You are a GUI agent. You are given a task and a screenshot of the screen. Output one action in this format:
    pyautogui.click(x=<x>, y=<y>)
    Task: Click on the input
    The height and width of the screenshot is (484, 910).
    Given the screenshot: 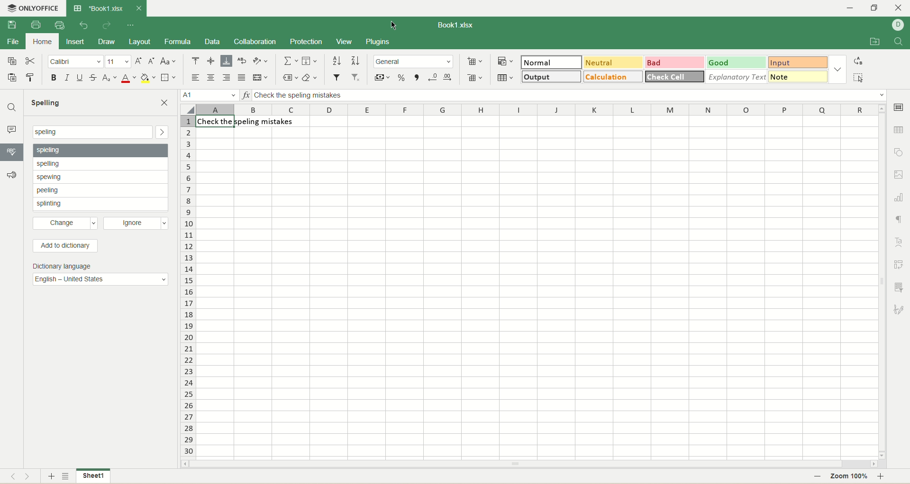 What is the action you would take?
    pyautogui.click(x=798, y=62)
    